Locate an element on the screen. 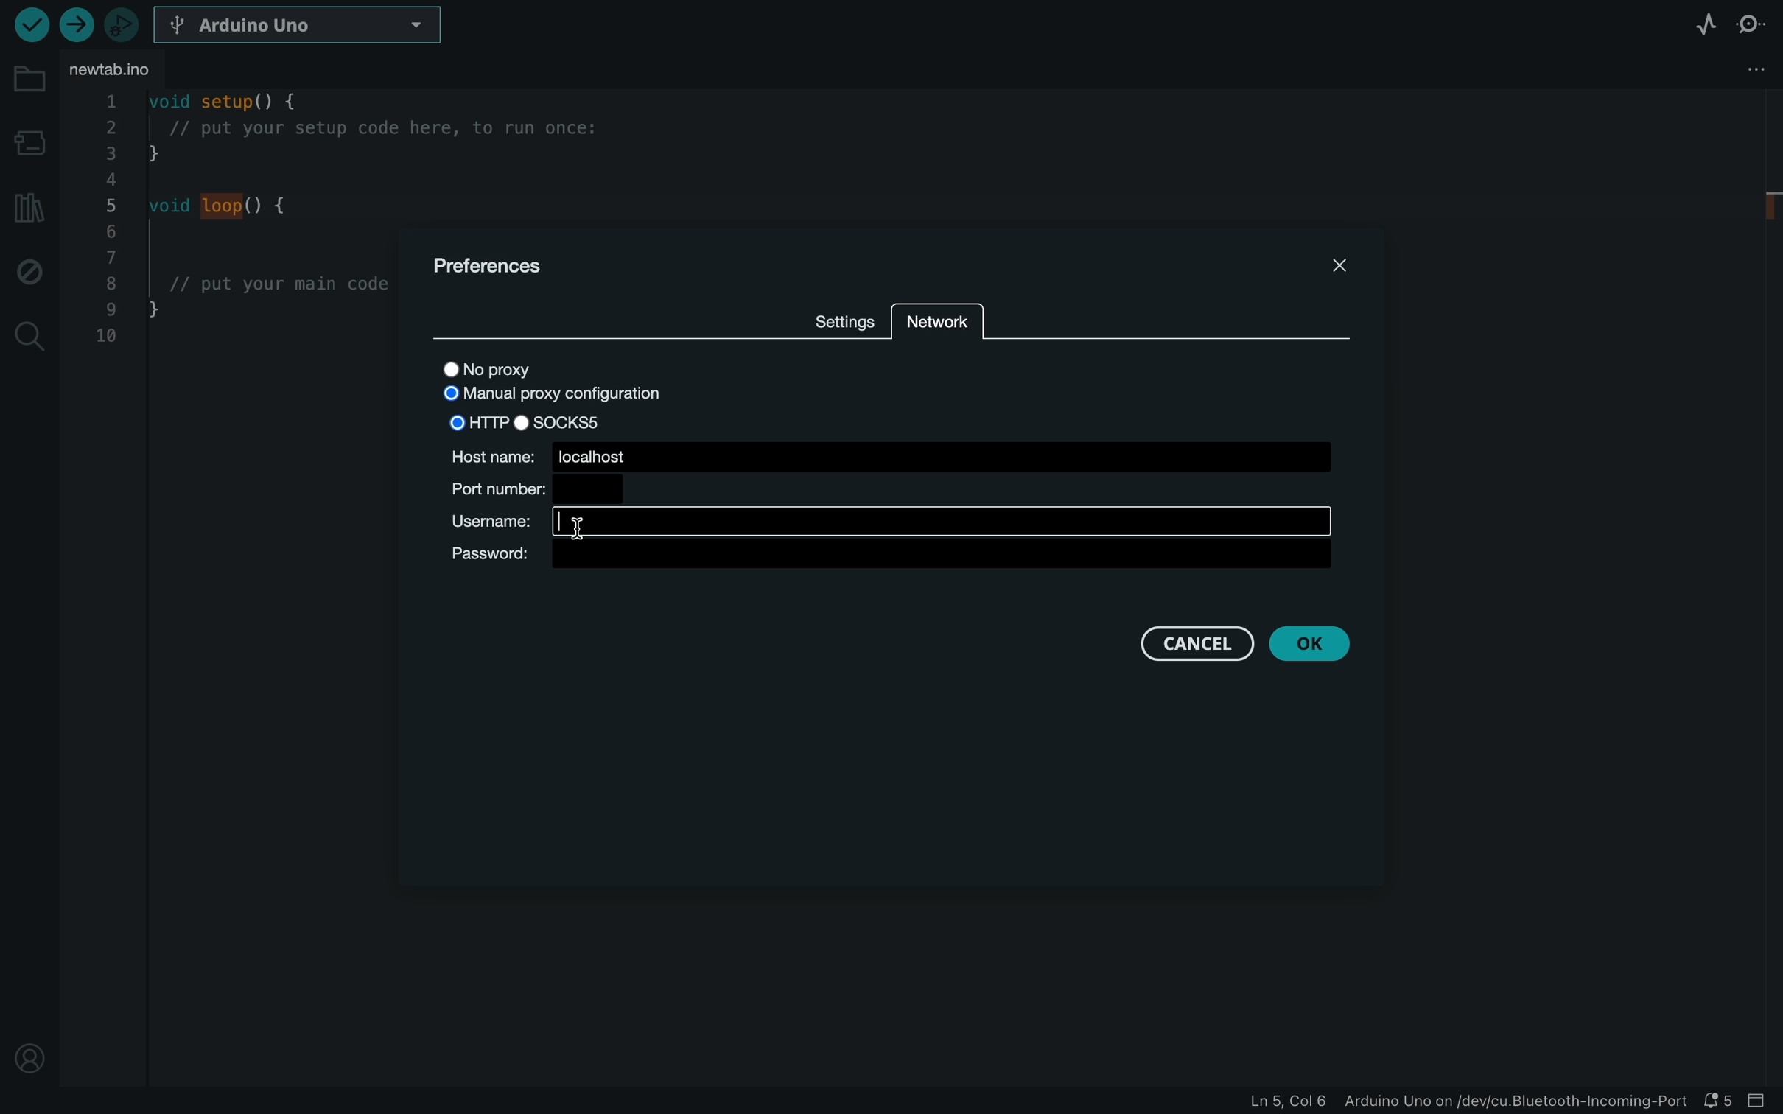 This screenshot has width=1783, height=1114. close is located at coordinates (1341, 262).